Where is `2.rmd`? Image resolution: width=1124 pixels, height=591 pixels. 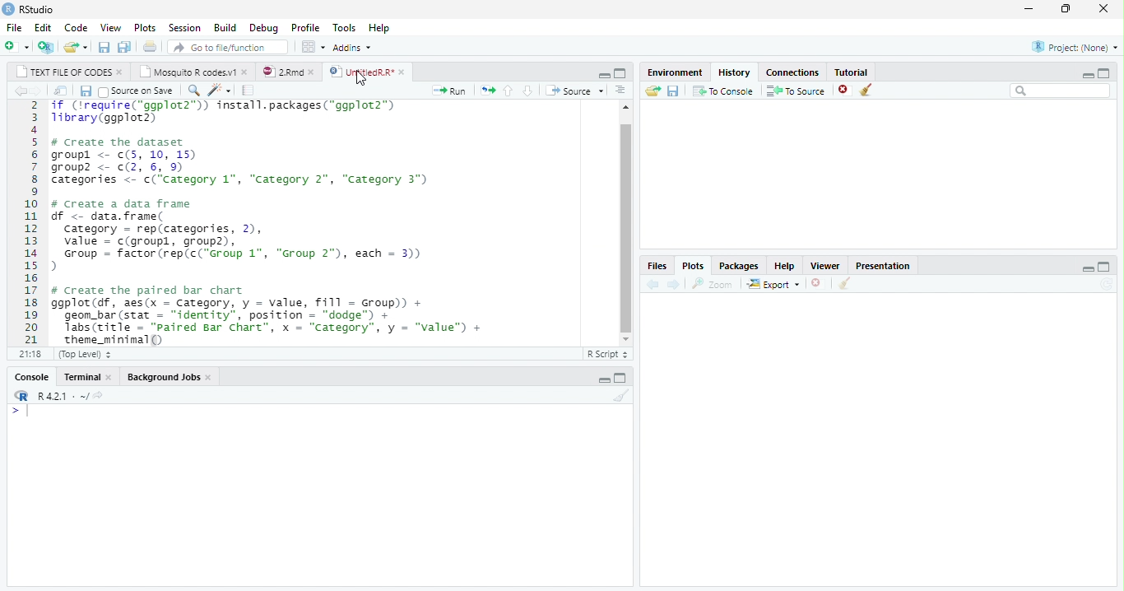 2.rmd is located at coordinates (283, 72).